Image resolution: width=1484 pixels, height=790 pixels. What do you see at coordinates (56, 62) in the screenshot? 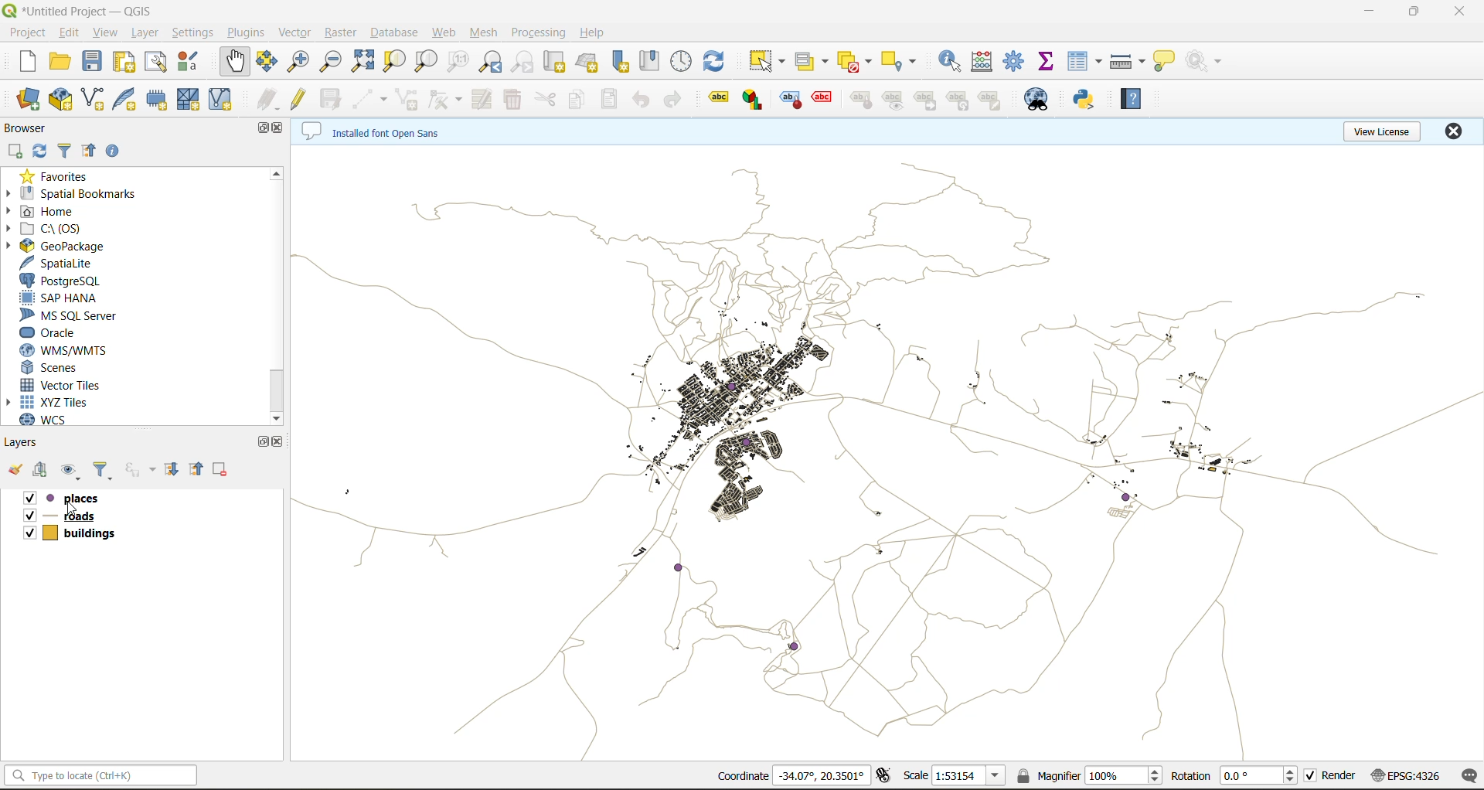
I see `open` at bounding box center [56, 62].